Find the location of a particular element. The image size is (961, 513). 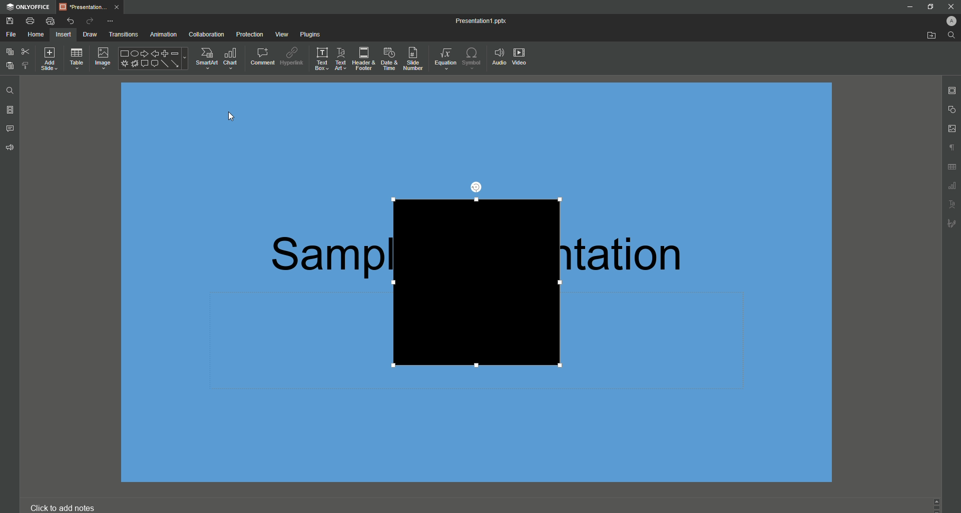

Audio is located at coordinates (498, 56).